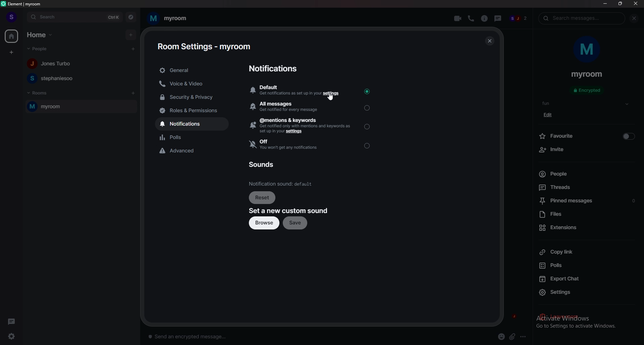 The width and height of the screenshot is (644, 345). Describe the element at coordinates (263, 223) in the screenshot. I see `browse` at that location.